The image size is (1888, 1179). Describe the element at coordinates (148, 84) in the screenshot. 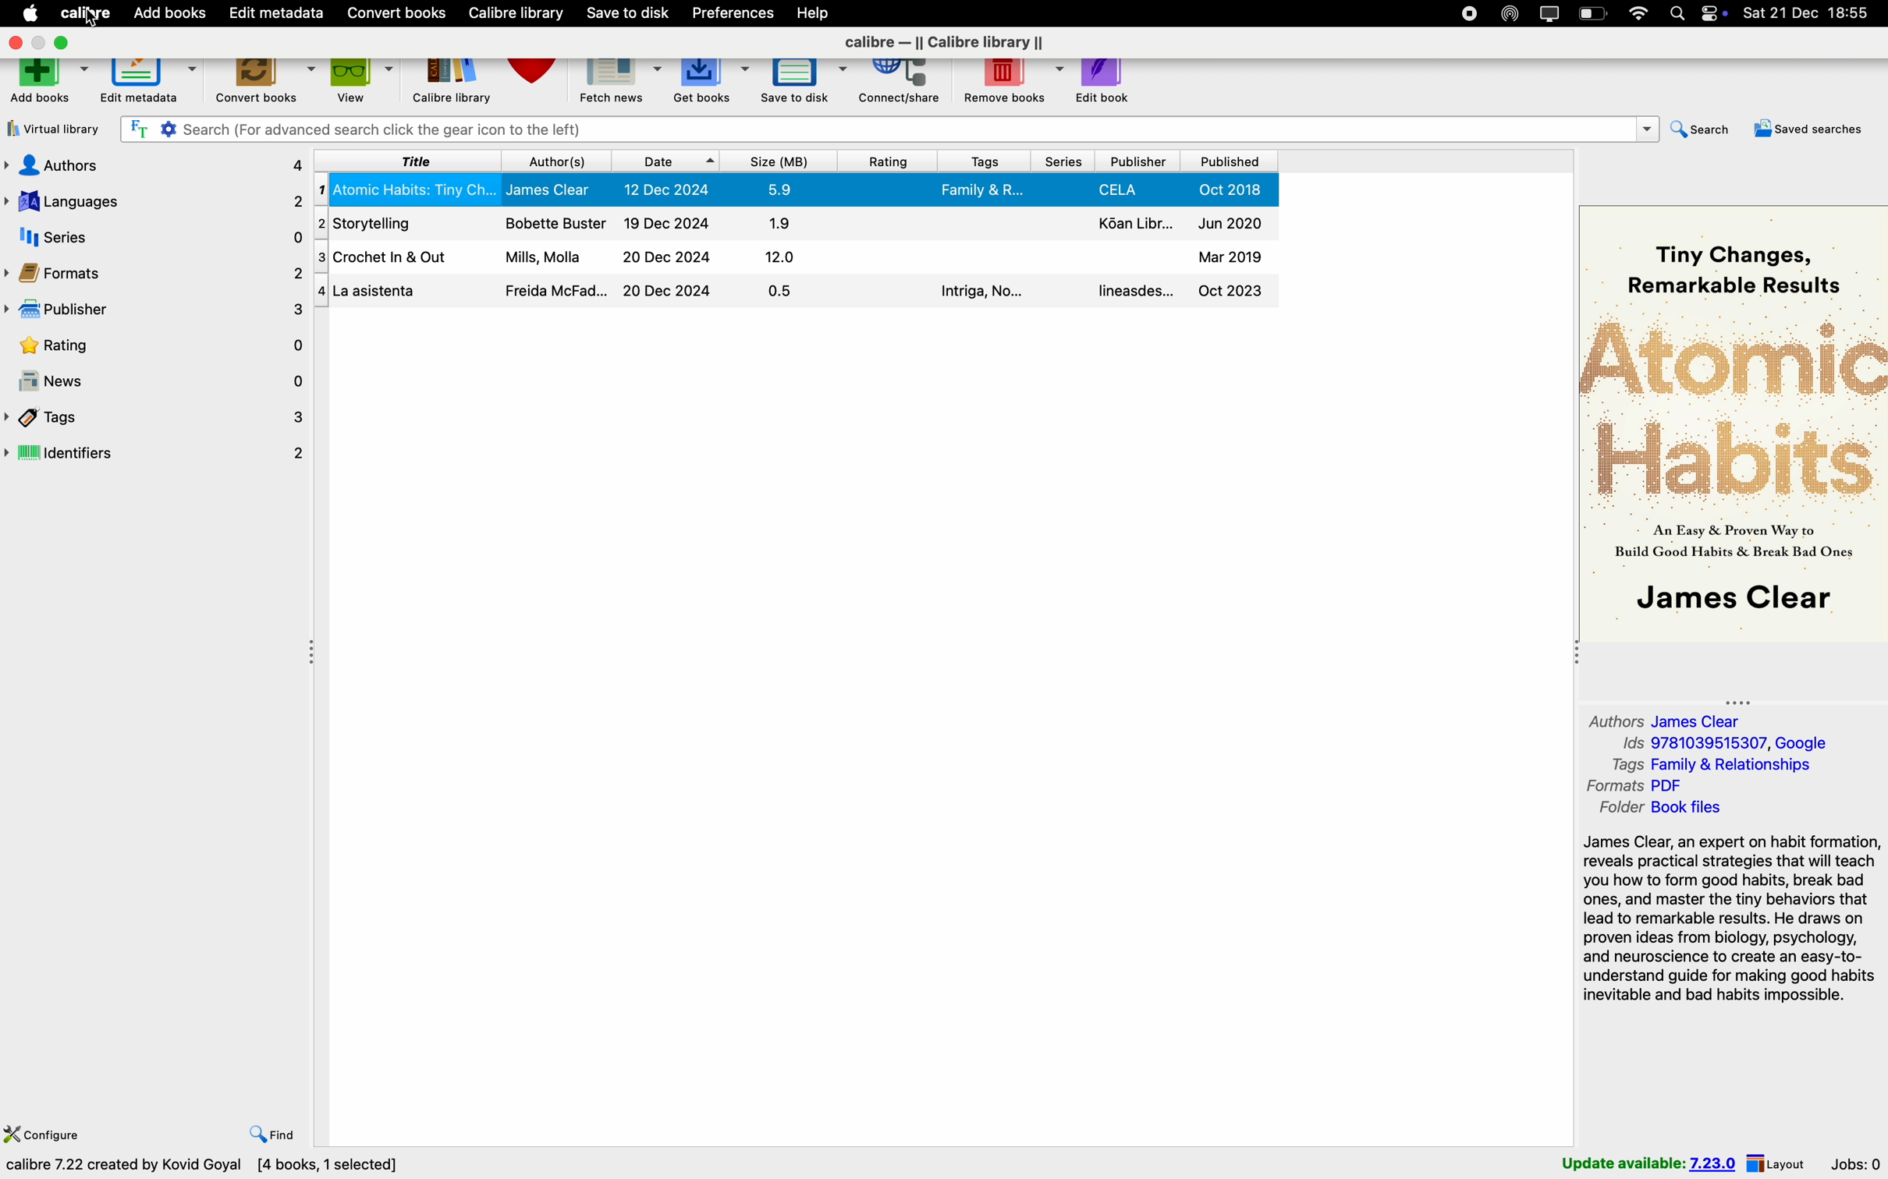

I see `edit metadata` at that location.